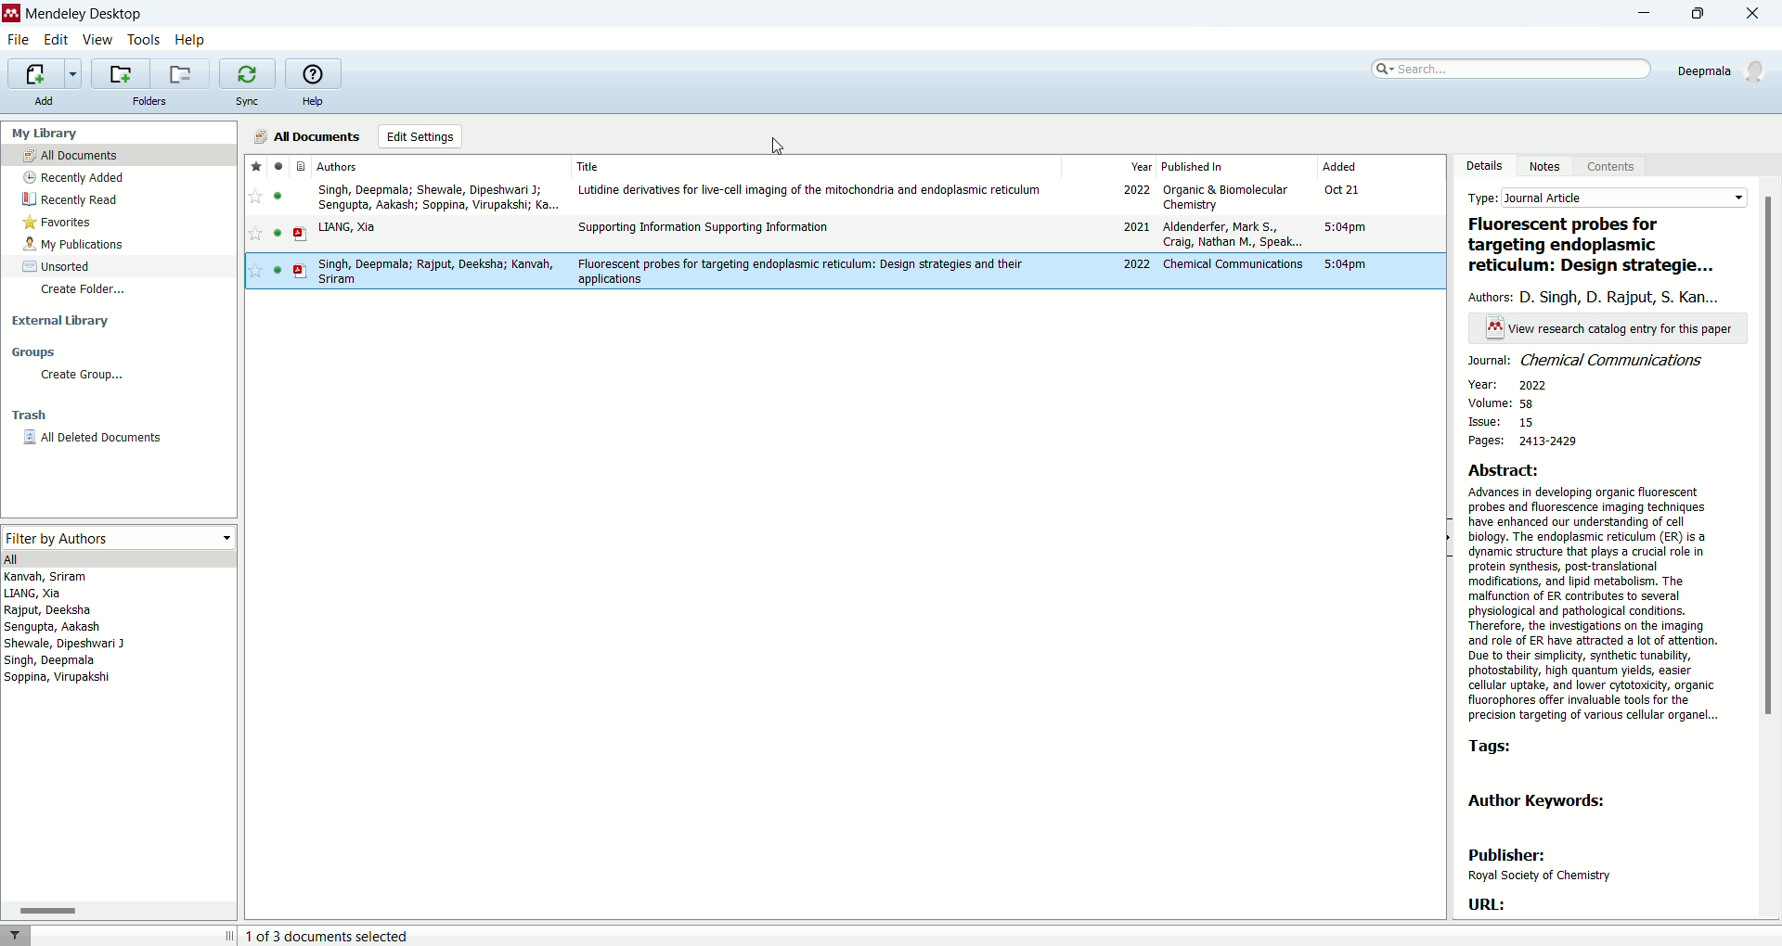 The height and width of the screenshot is (946, 1782). I want to click on remove current folder, so click(183, 74).